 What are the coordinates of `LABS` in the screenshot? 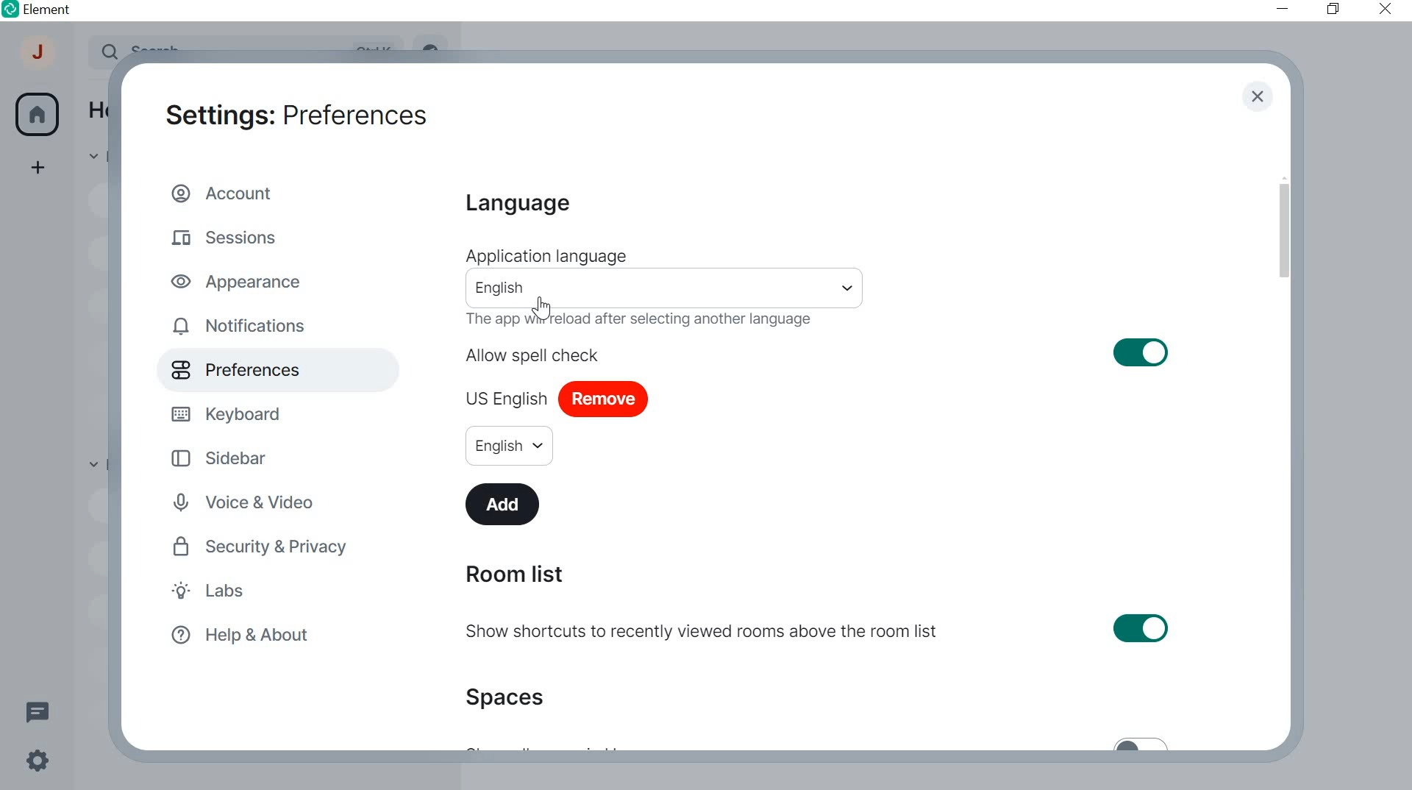 It's located at (239, 593).